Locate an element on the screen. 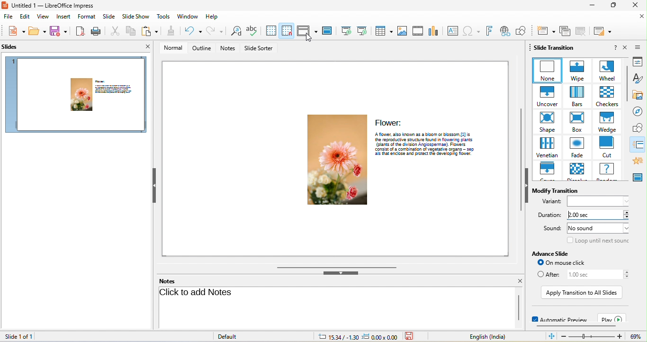 The width and height of the screenshot is (647, 342). horizontal scroll bar is located at coordinates (576, 325).